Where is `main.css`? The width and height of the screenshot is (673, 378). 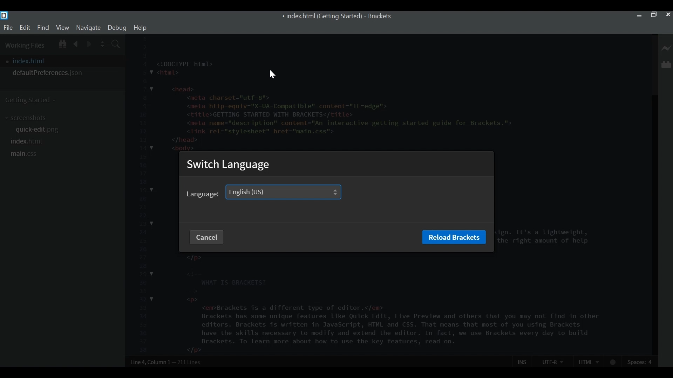
main.css is located at coordinates (24, 154).